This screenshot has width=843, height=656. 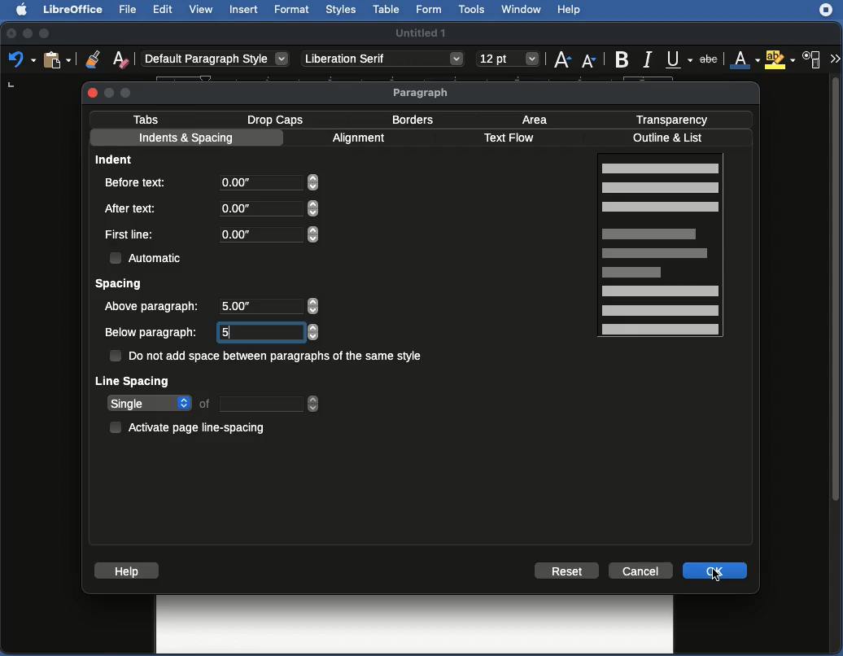 What do you see at coordinates (539, 119) in the screenshot?
I see `Area` at bounding box center [539, 119].